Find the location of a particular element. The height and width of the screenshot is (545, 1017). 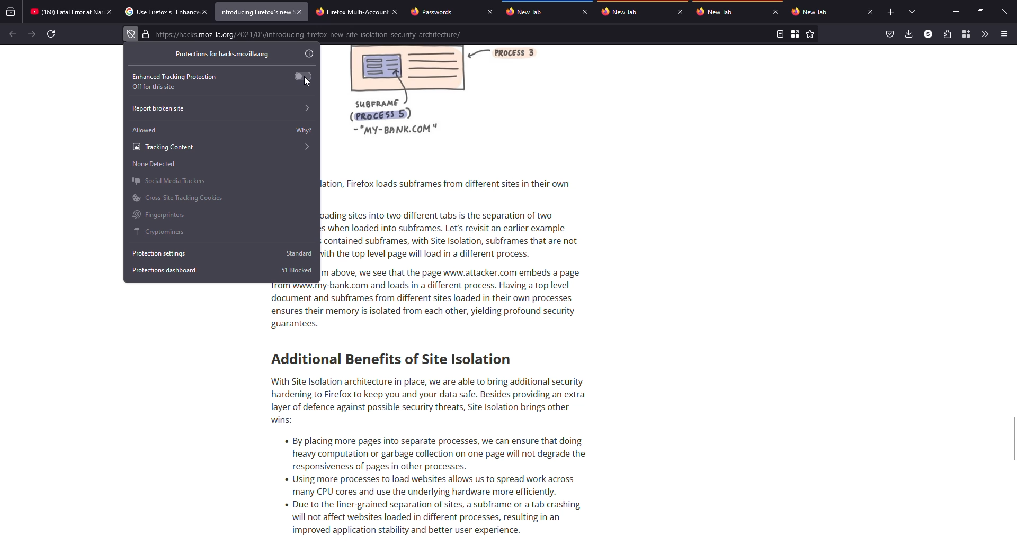

tracker is located at coordinates (131, 34).